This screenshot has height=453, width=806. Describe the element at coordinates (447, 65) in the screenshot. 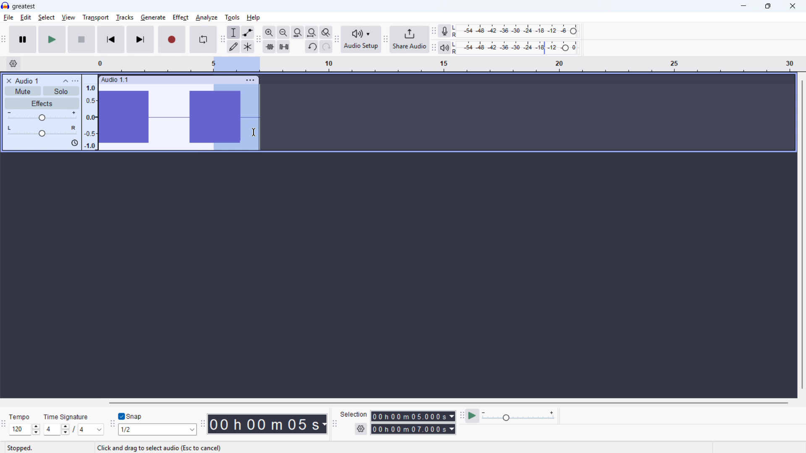

I see `Timeline ` at that location.